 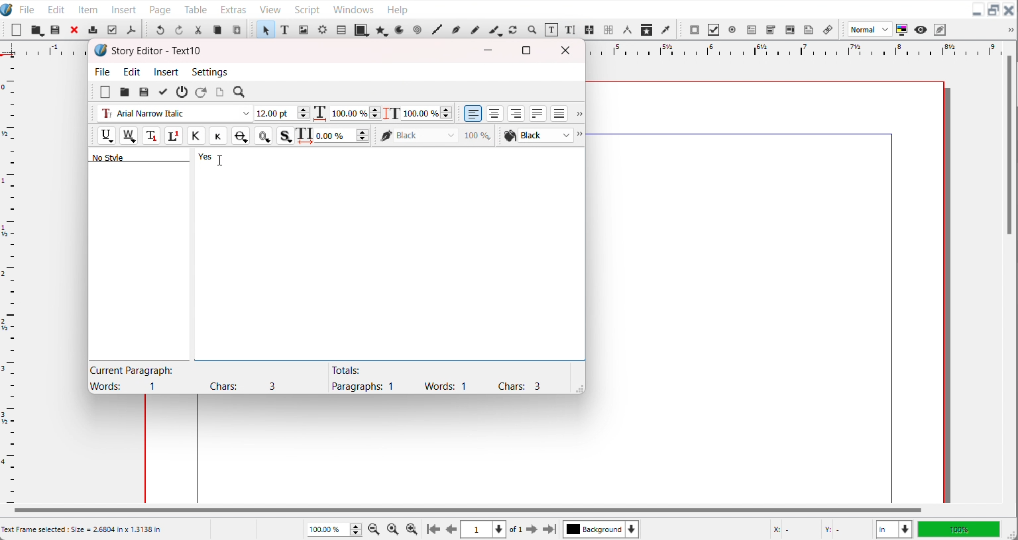 What do you see at coordinates (182, 92) in the screenshot?
I see `Exit without updating` at bounding box center [182, 92].